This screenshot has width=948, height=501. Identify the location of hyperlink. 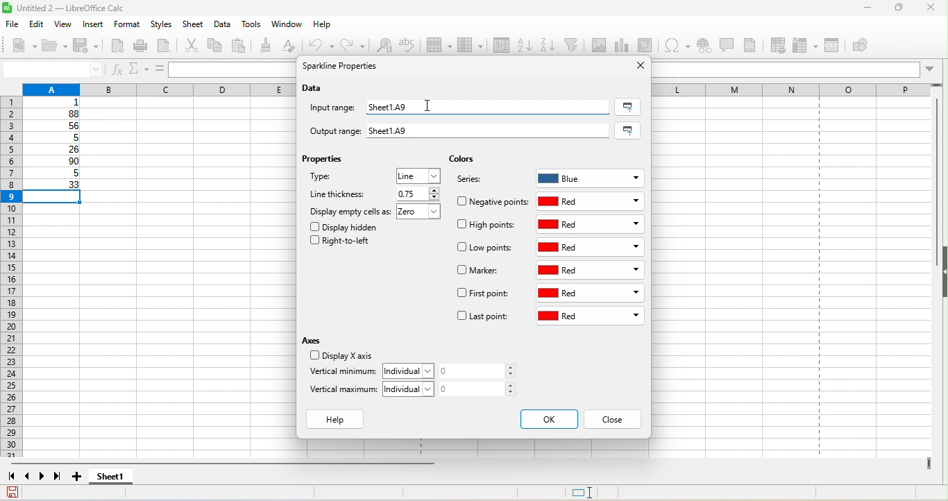
(705, 47).